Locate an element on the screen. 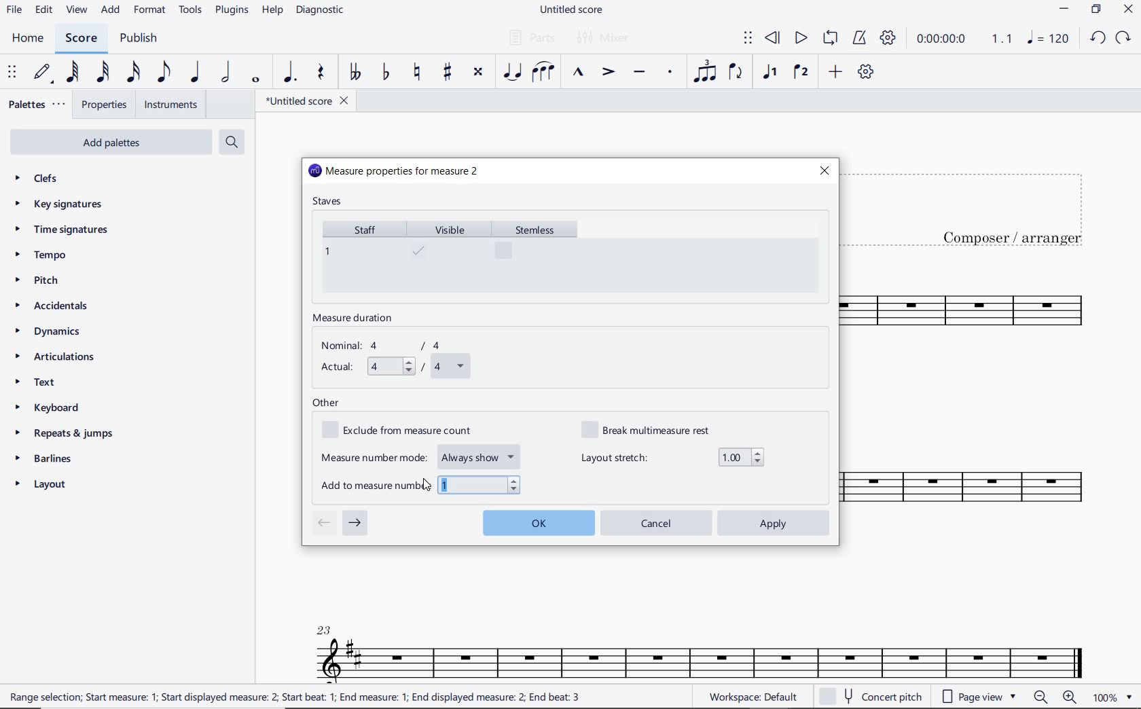 This screenshot has width=1141, height=709. TOGGLE-DOUBLE FLAT is located at coordinates (355, 72).